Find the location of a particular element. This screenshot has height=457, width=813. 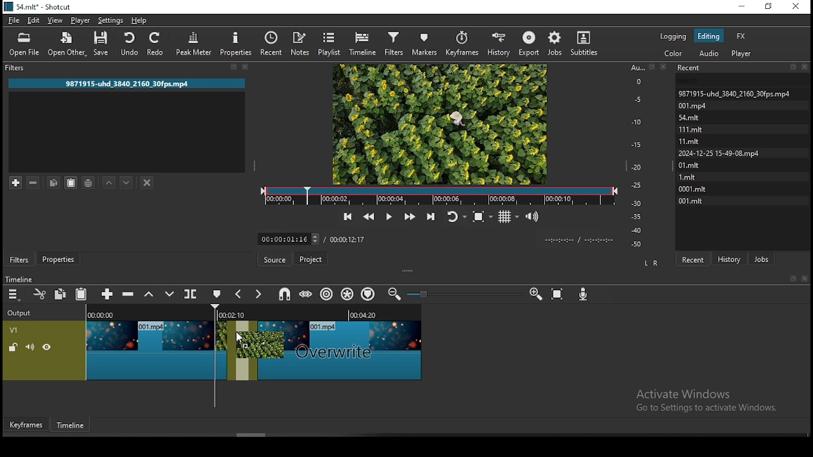

videotrack is located at coordinates (339, 348).